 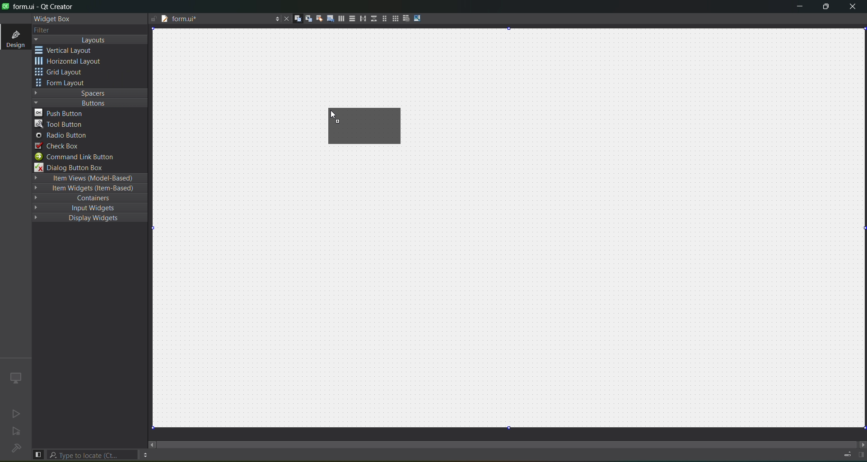 What do you see at coordinates (508, 440) in the screenshot?
I see `scroll bar` at bounding box center [508, 440].